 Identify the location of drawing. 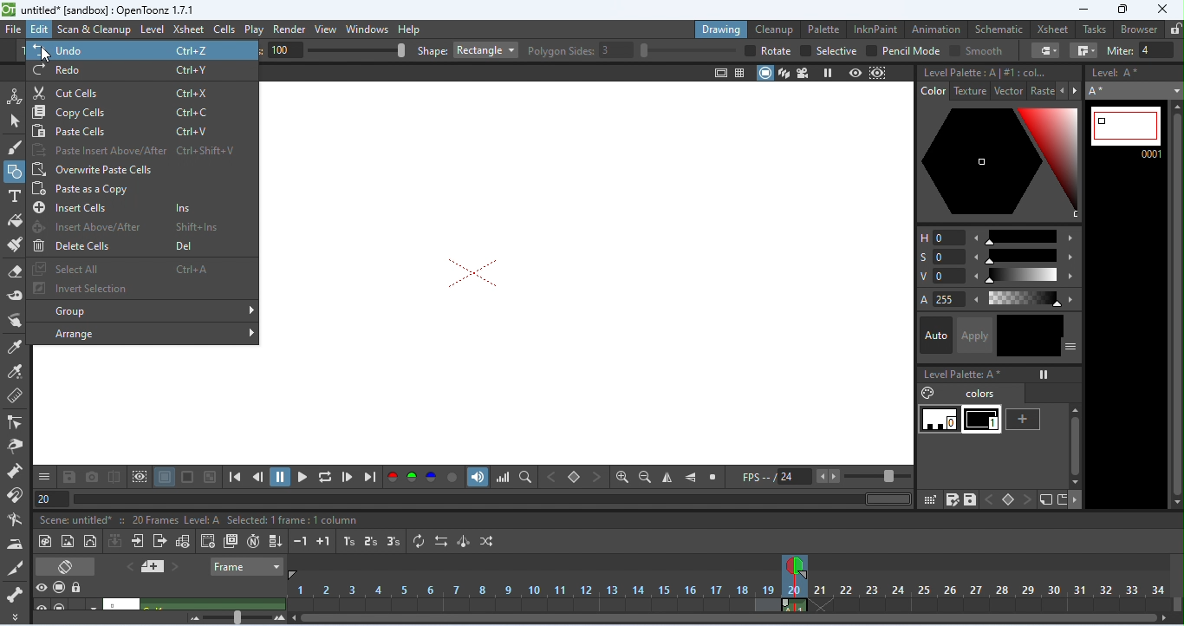
(721, 29).